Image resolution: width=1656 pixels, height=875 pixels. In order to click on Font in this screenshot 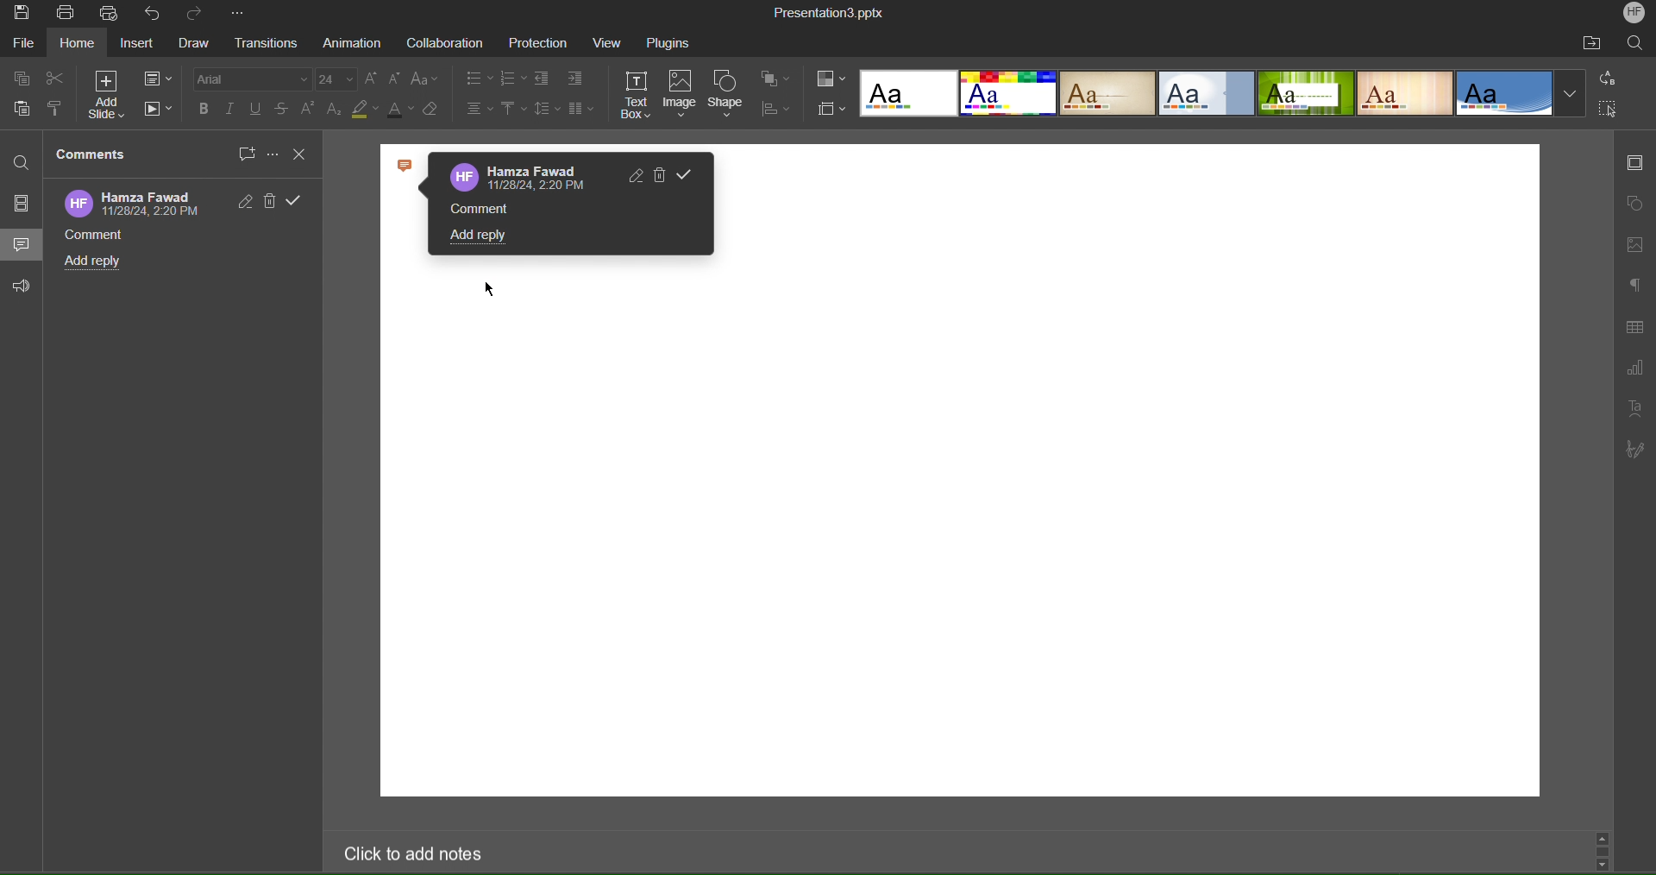, I will do `click(253, 79)`.